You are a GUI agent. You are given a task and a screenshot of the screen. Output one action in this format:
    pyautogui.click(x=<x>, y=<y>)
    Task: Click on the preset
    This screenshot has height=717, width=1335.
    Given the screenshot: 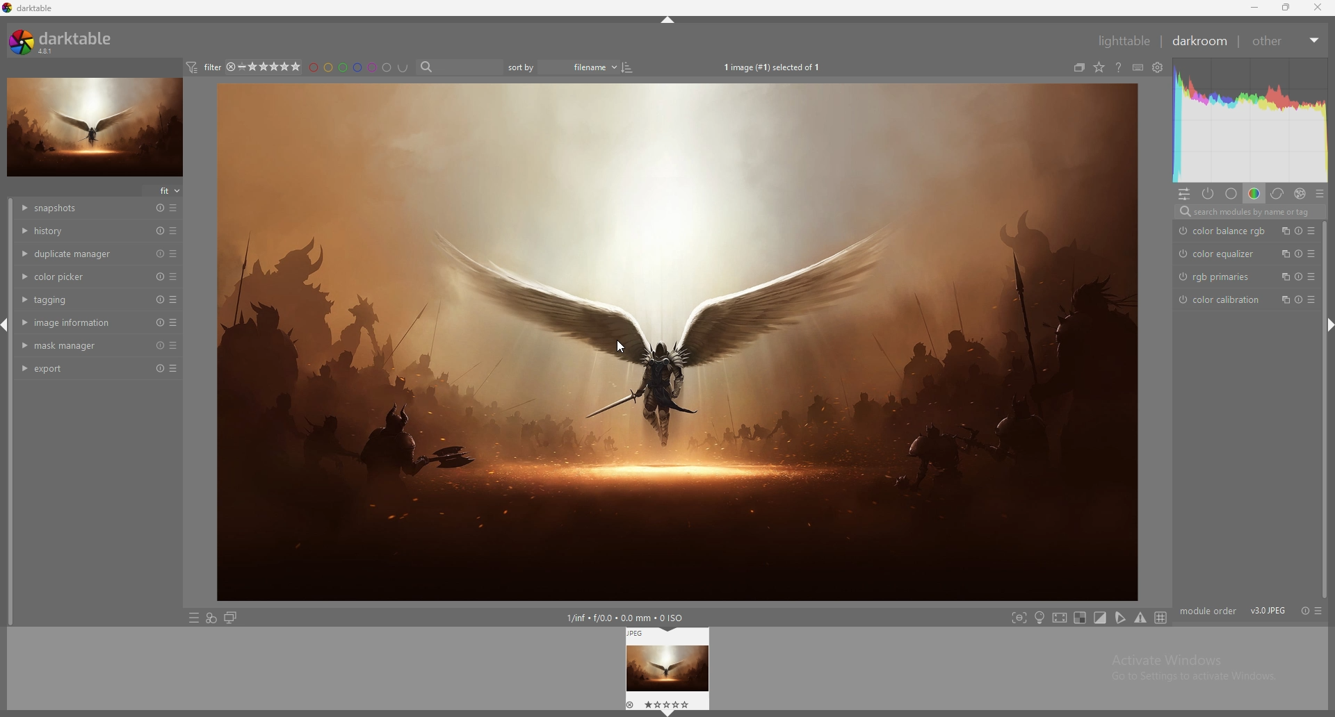 What is the action you would take?
    pyautogui.click(x=177, y=299)
    